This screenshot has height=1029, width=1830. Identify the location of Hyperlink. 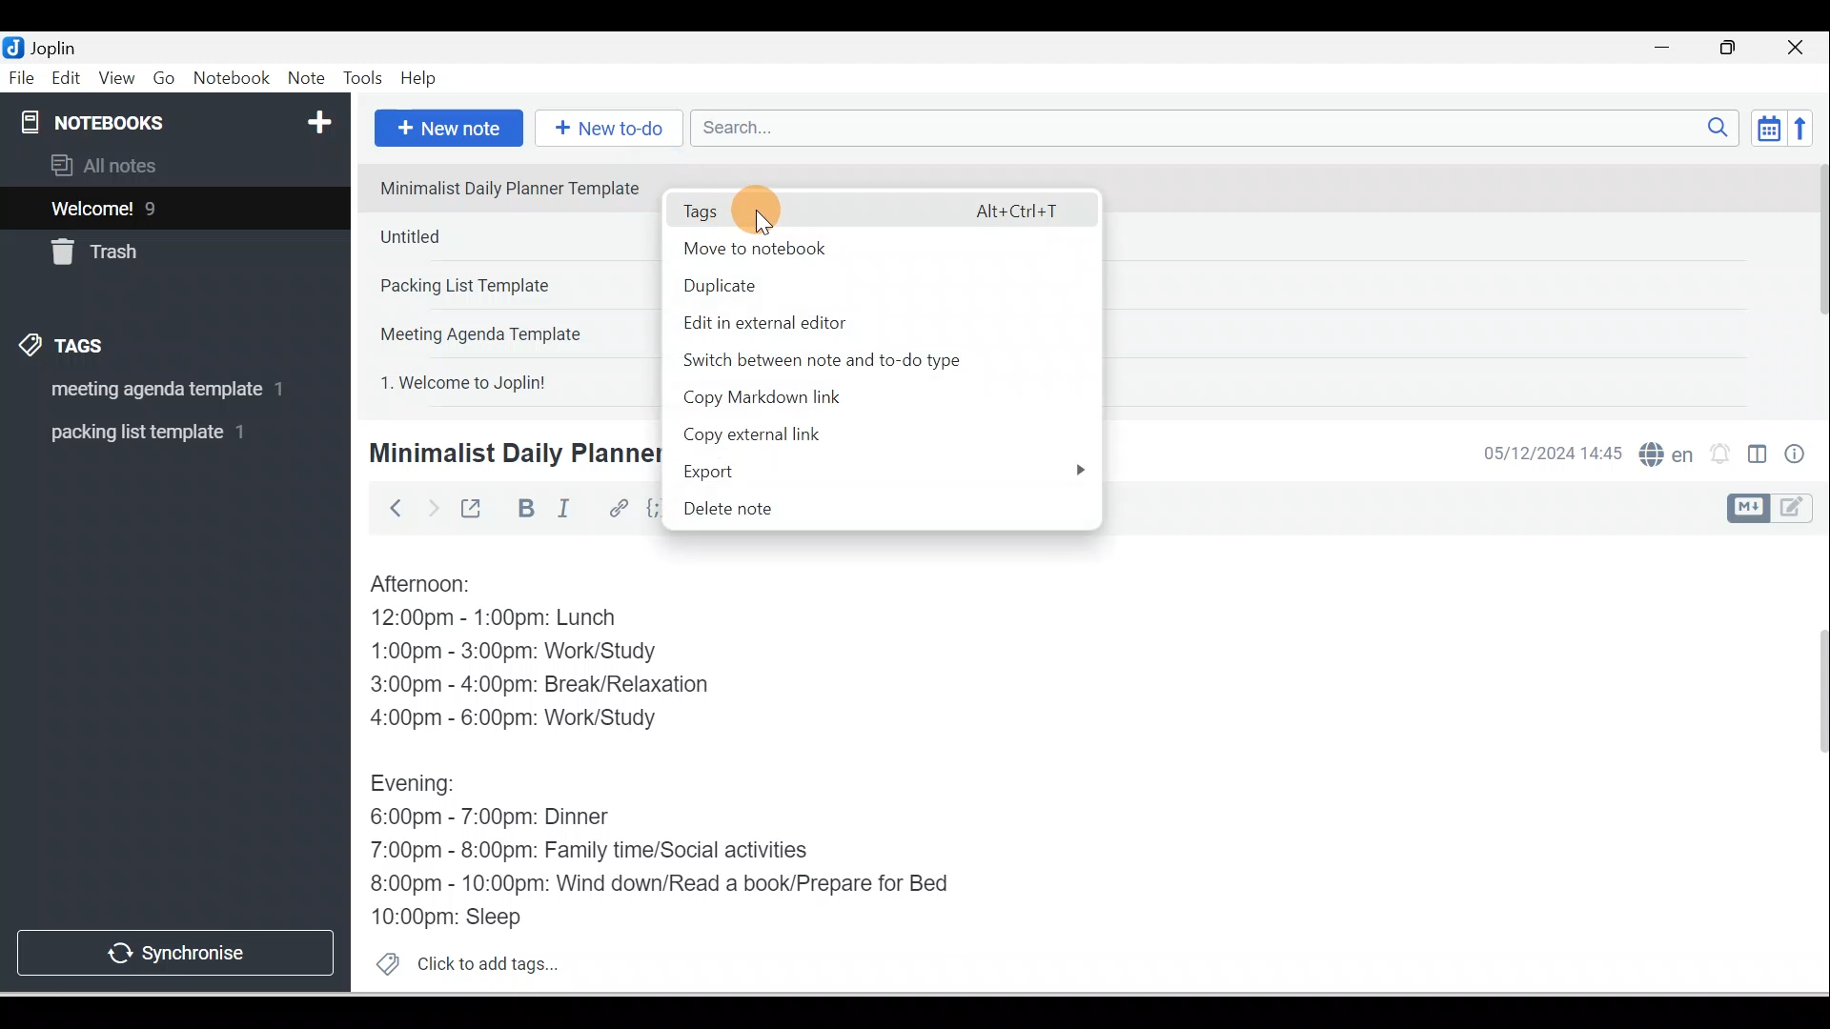
(617, 510).